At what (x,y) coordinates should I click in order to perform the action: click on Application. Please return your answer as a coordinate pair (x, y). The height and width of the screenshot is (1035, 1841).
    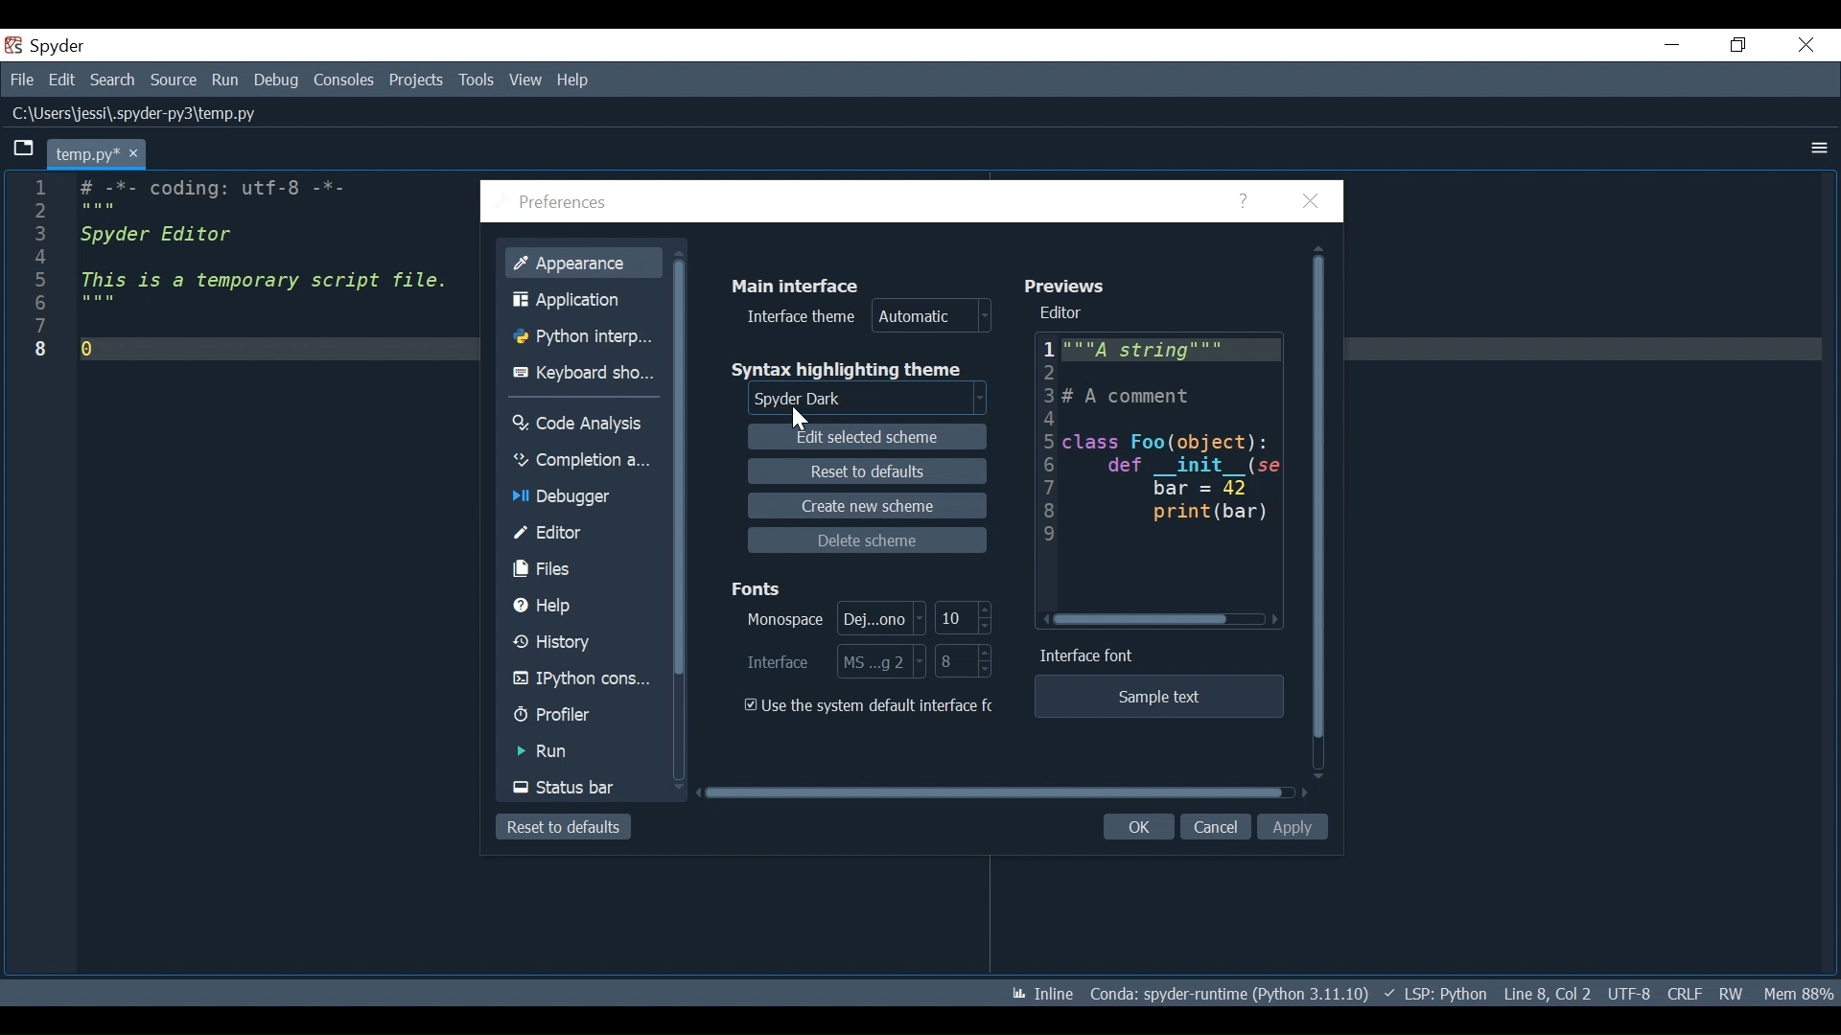
    Looking at the image, I should click on (584, 302).